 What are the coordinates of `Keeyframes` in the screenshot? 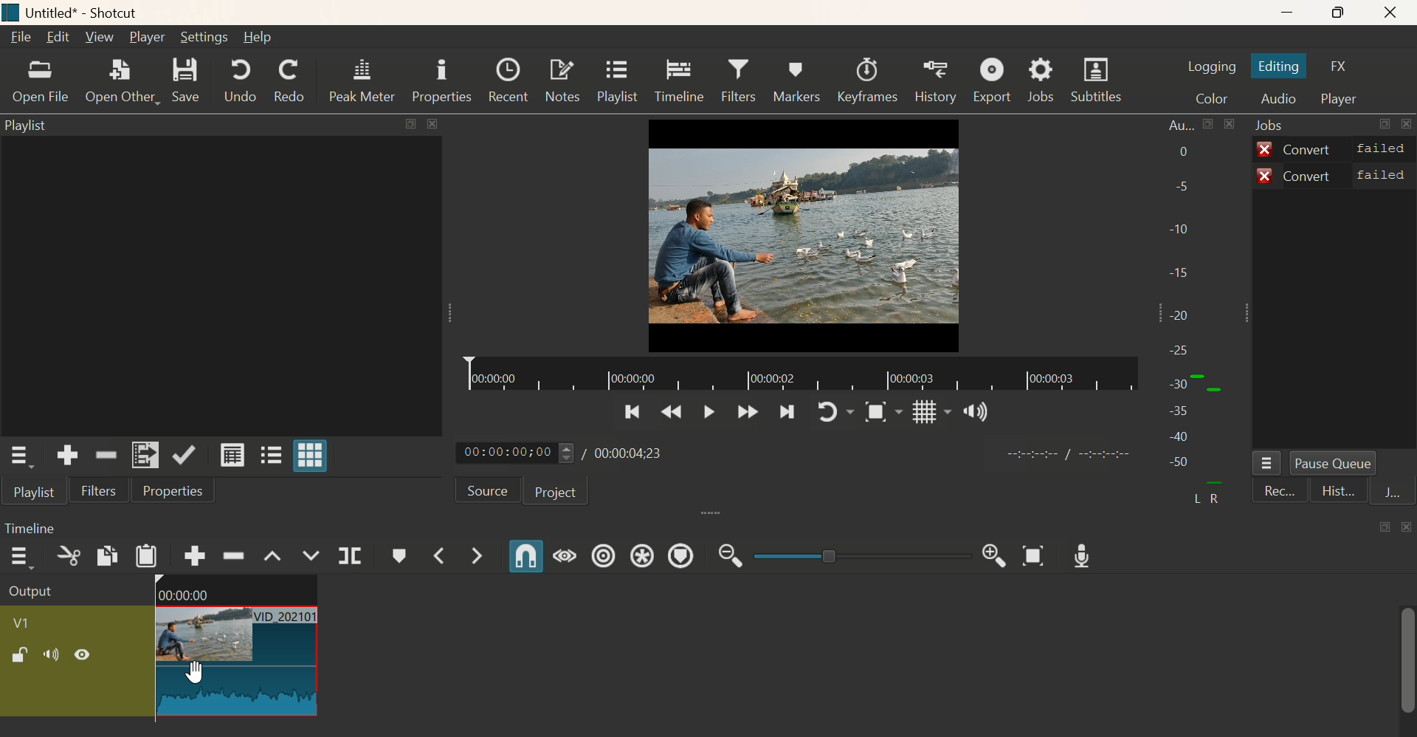 It's located at (870, 81).